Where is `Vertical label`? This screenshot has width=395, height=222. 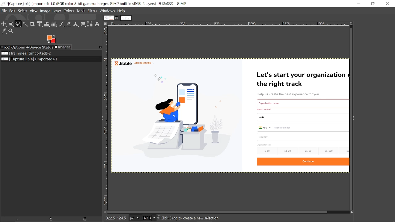
Vertical label is located at coordinates (106, 117).